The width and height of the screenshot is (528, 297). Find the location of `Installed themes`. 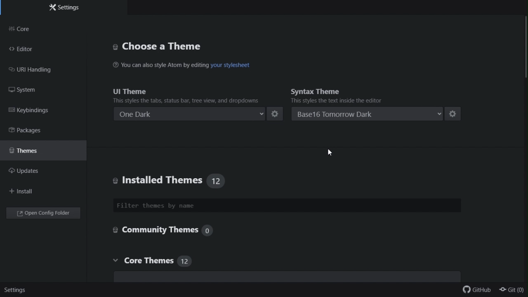

Installed themes is located at coordinates (177, 179).